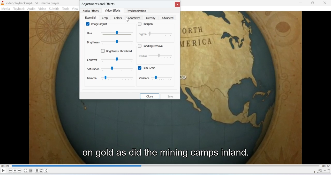 The width and height of the screenshot is (331, 175). What do you see at coordinates (30, 170) in the screenshot?
I see `Extended settings` at bounding box center [30, 170].